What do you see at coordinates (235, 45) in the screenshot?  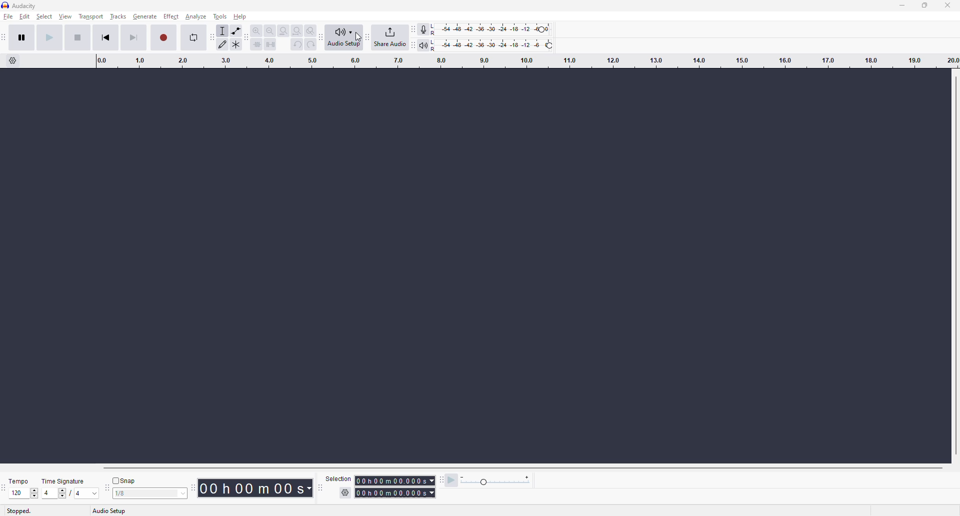 I see `Tools` at bounding box center [235, 45].